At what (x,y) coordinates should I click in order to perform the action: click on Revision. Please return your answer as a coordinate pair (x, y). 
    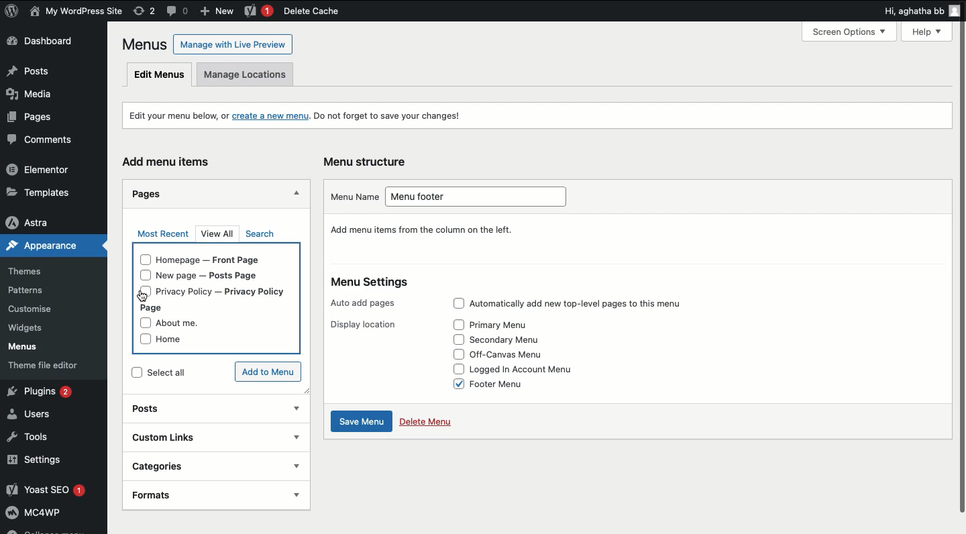
    Looking at the image, I should click on (144, 11).